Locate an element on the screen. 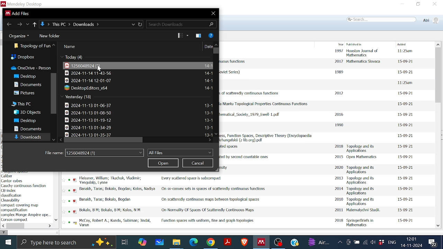 This screenshot has width=443, height=249. File is located at coordinates (89, 127).